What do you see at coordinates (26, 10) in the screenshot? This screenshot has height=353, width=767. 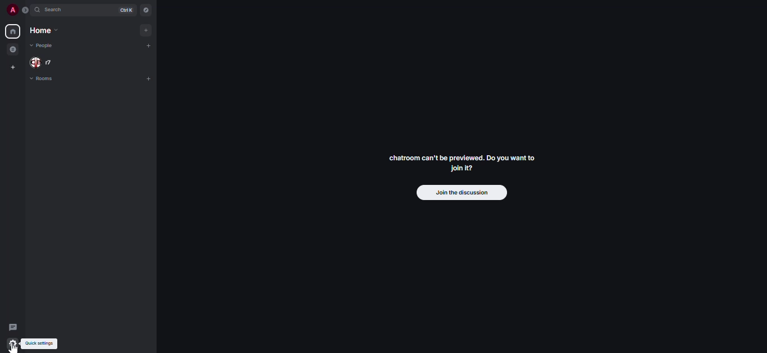 I see `expand` at bounding box center [26, 10].